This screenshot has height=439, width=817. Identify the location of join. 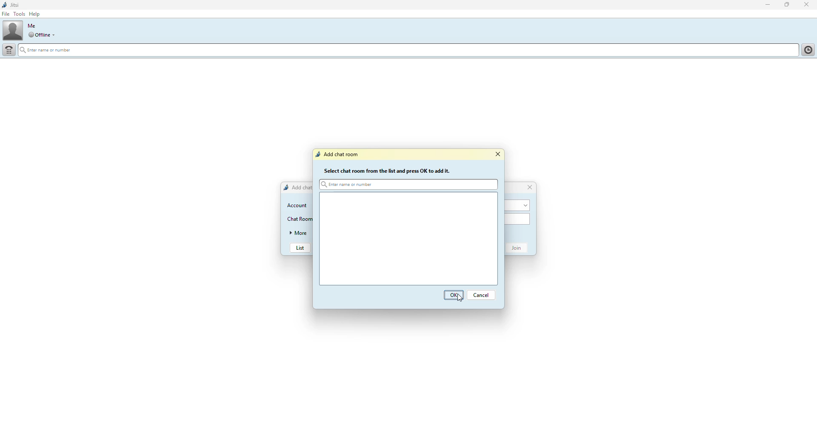
(516, 248).